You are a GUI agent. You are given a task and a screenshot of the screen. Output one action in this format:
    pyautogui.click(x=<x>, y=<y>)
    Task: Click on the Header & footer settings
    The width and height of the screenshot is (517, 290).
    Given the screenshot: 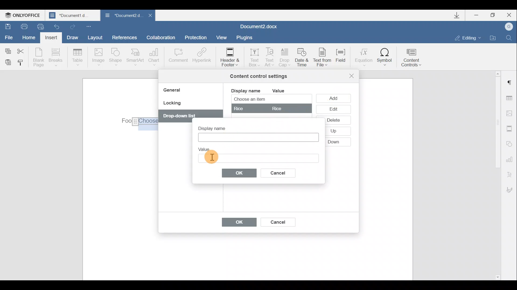 What is the action you would take?
    pyautogui.click(x=511, y=128)
    